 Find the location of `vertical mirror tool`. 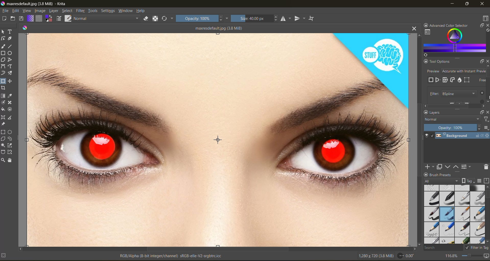

vertical mirror tool is located at coordinates (301, 19).